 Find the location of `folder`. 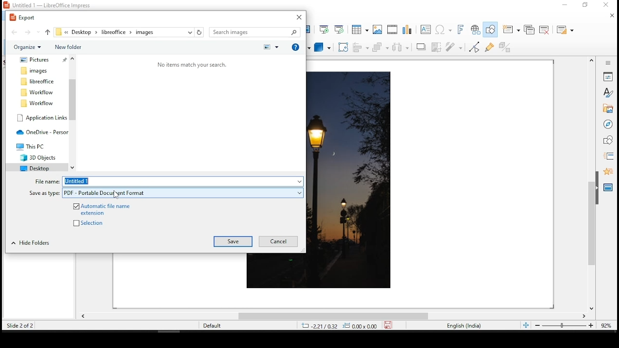

folder is located at coordinates (42, 117).